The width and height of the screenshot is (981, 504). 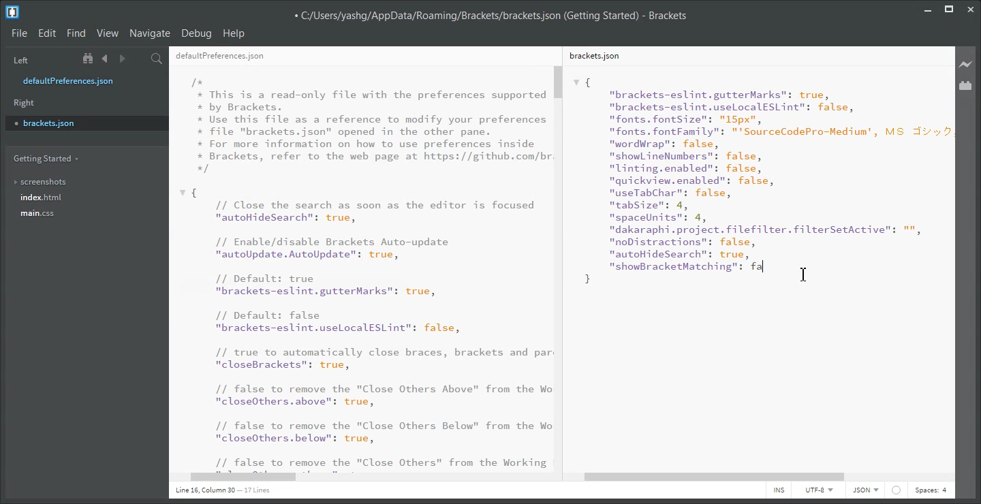 What do you see at coordinates (931, 490) in the screenshot?
I see `Spaces: 4` at bounding box center [931, 490].